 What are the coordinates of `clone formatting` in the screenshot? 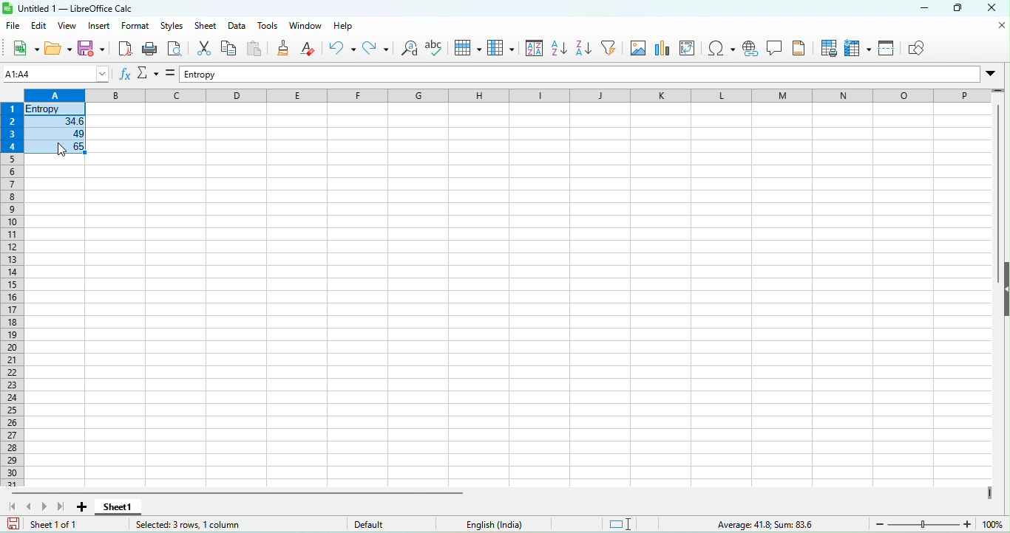 It's located at (285, 49).